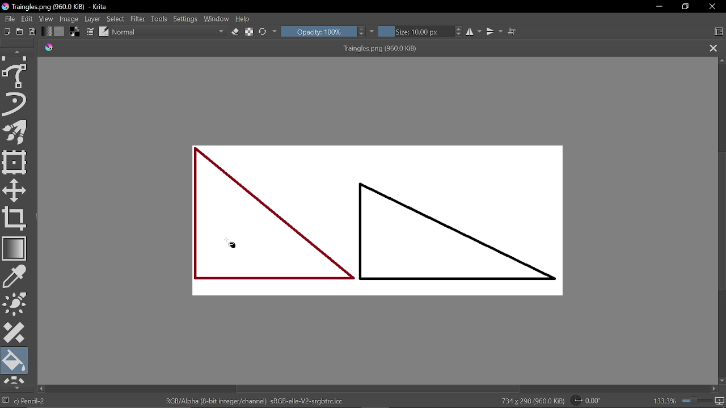  Describe the element at coordinates (323, 32) in the screenshot. I see `Opacity: 100%` at that location.